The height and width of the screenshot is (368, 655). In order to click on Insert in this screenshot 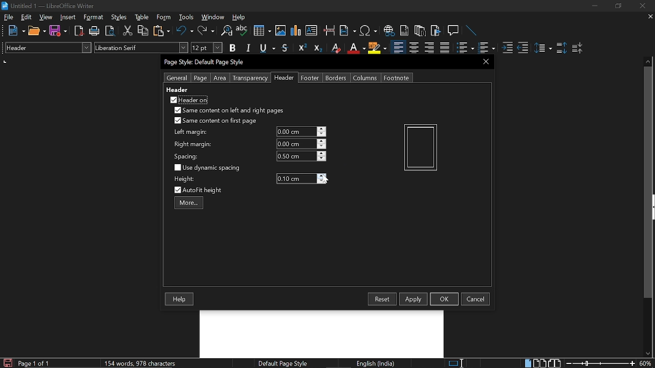, I will do `click(70, 17)`.